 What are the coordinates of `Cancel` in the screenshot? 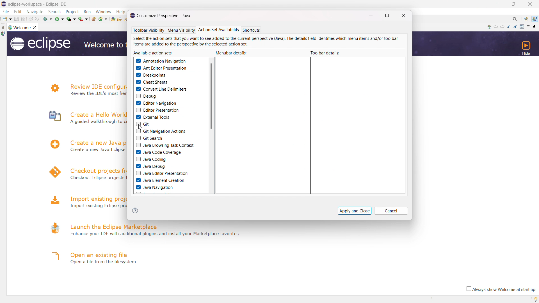 It's located at (392, 210).